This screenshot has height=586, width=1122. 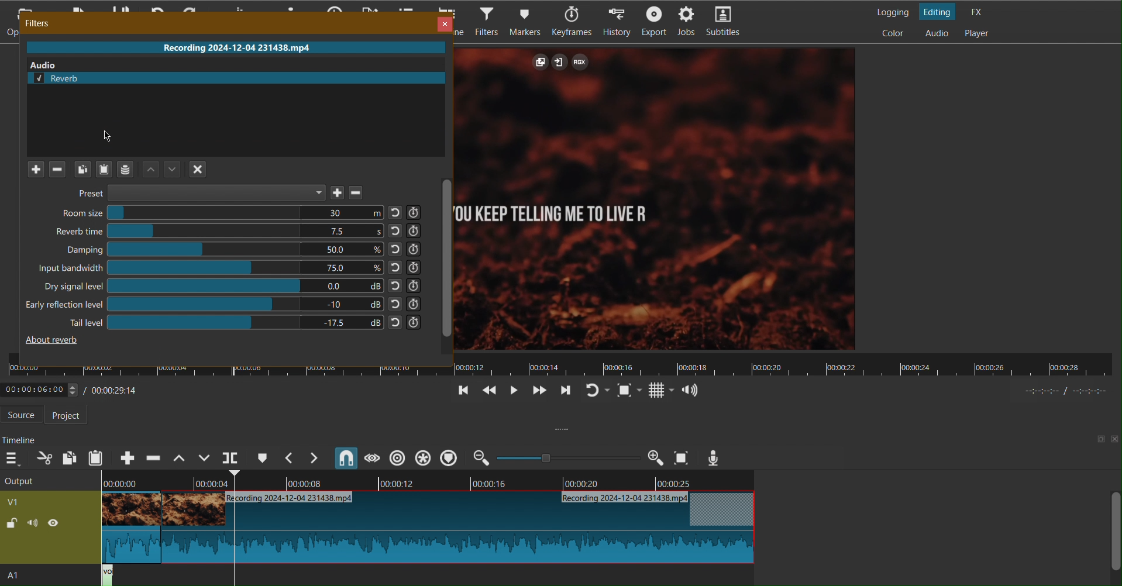 I want to click on Markers, so click(x=528, y=20).